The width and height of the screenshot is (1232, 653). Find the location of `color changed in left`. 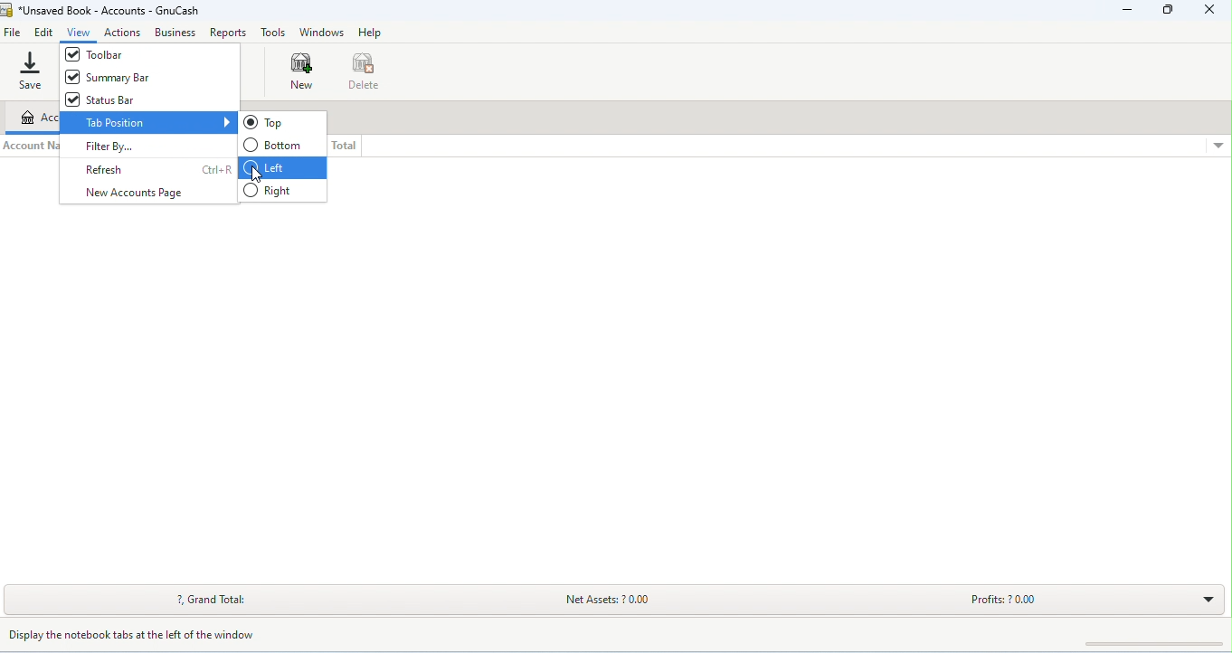

color changed in left is located at coordinates (282, 167).